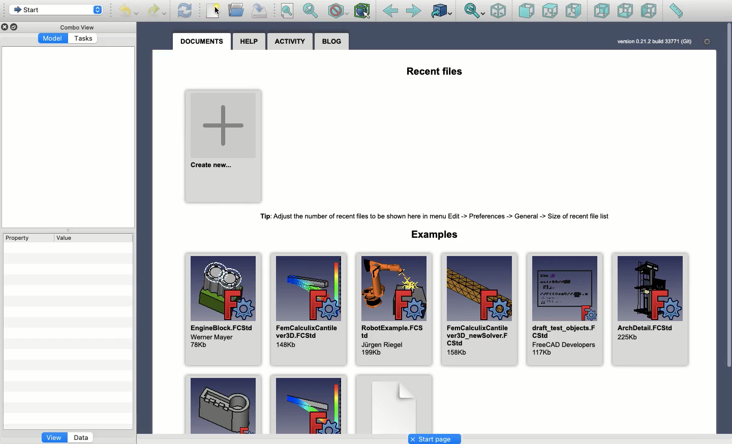 Image resolution: width=732 pixels, height=444 pixels. What do you see at coordinates (224, 145) in the screenshot?
I see `Create new` at bounding box center [224, 145].